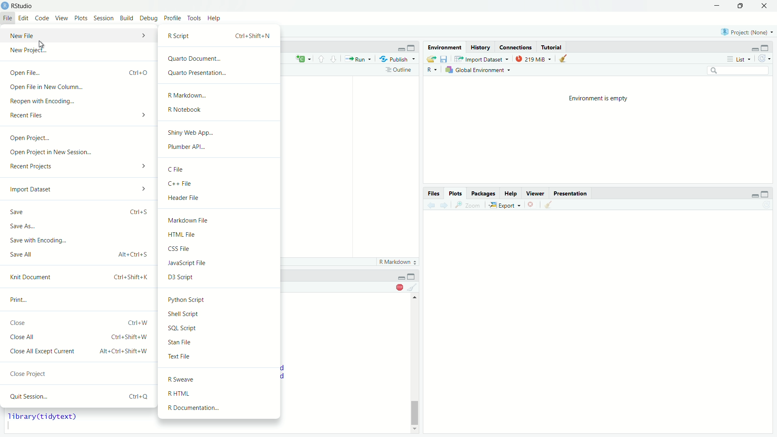  What do you see at coordinates (413, 286) in the screenshot?
I see `clear console` at bounding box center [413, 286].